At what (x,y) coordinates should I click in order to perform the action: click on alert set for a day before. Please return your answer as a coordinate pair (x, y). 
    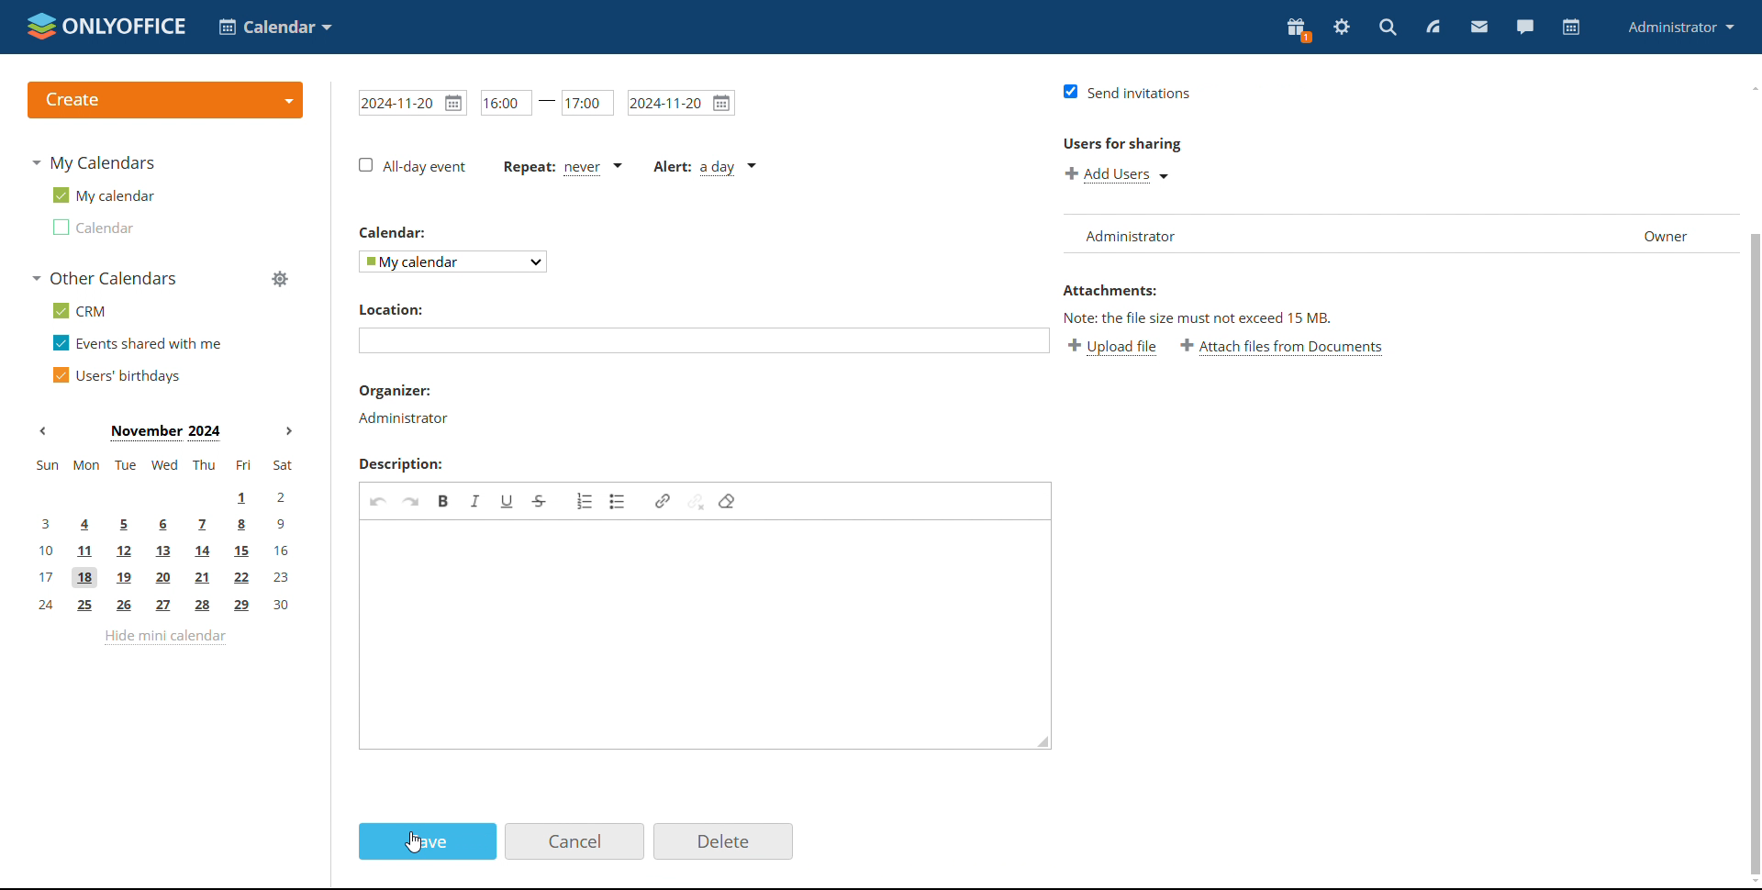
    Looking at the image, I should click on (705, 168).